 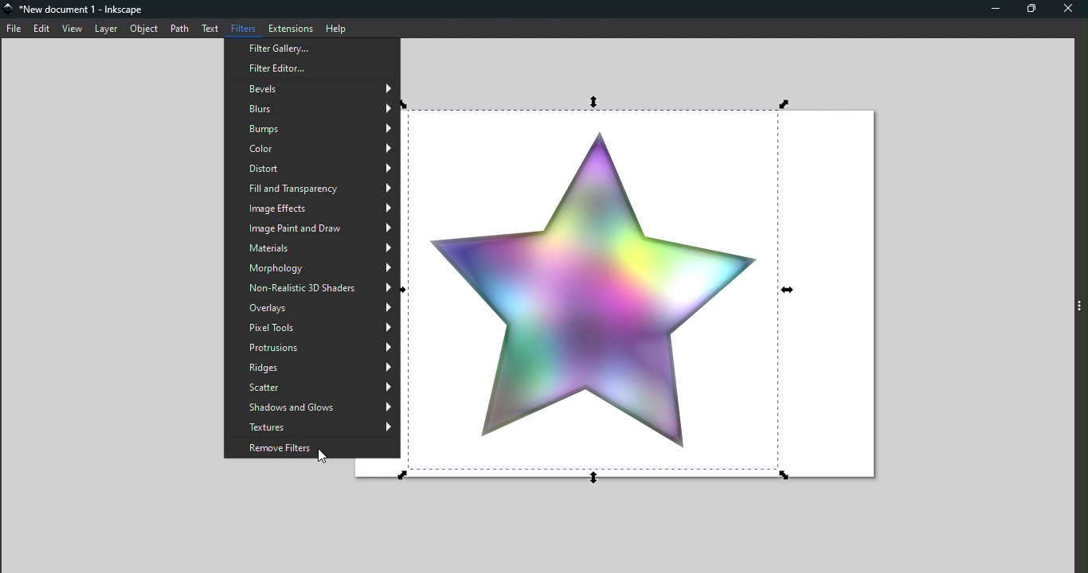 I want to click on Bevels, so click(x=312, y=91).